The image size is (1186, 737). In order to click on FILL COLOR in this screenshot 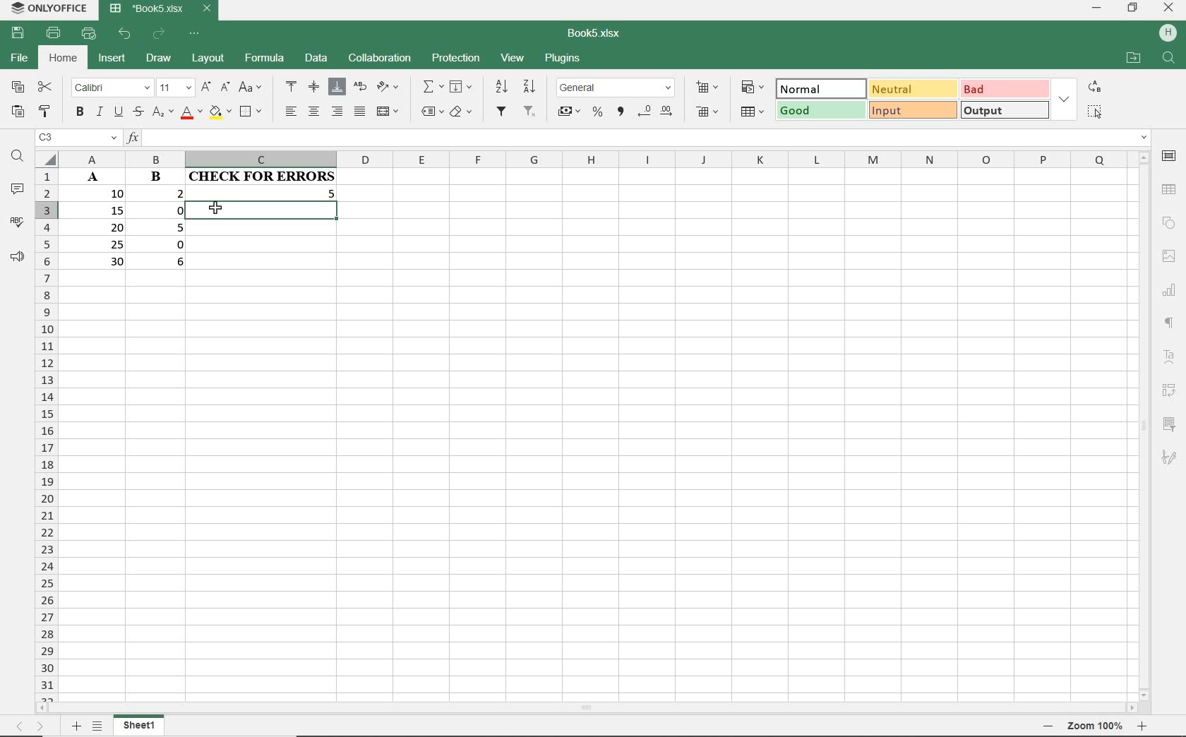, I will do `click(220, 114)`.